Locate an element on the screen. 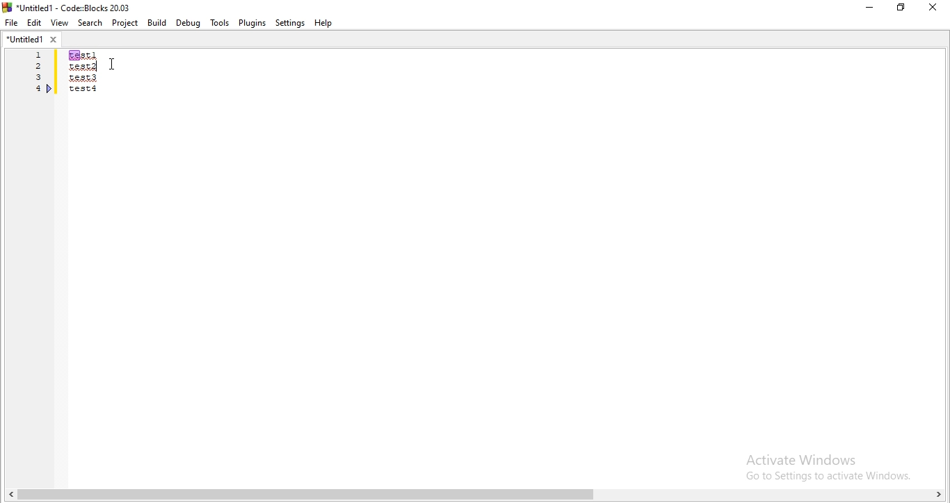 The image size is (950, 503). Plugins  is located at coordinates (252, 23).